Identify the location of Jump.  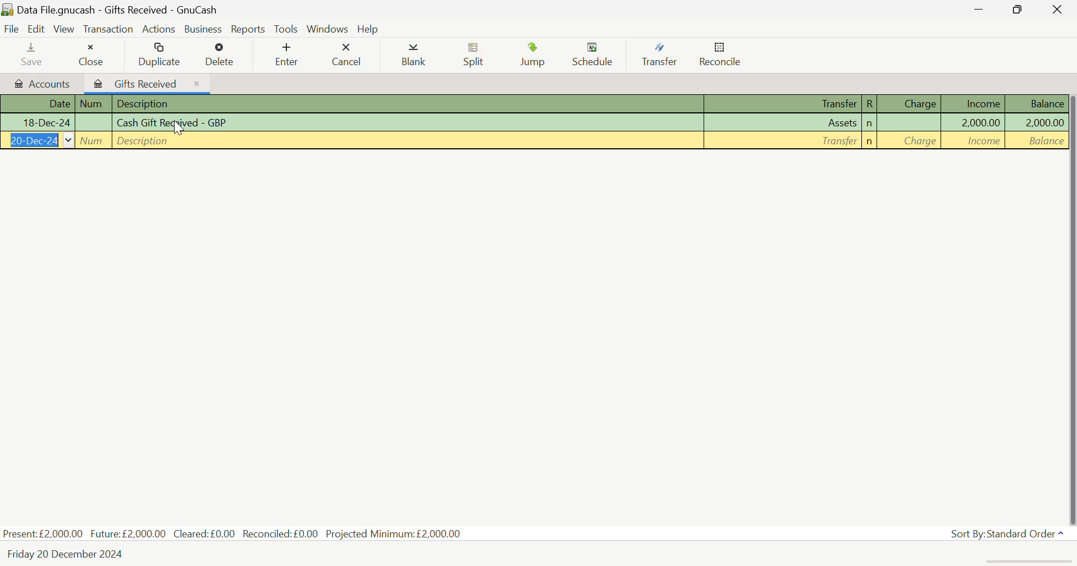
(536, 54).